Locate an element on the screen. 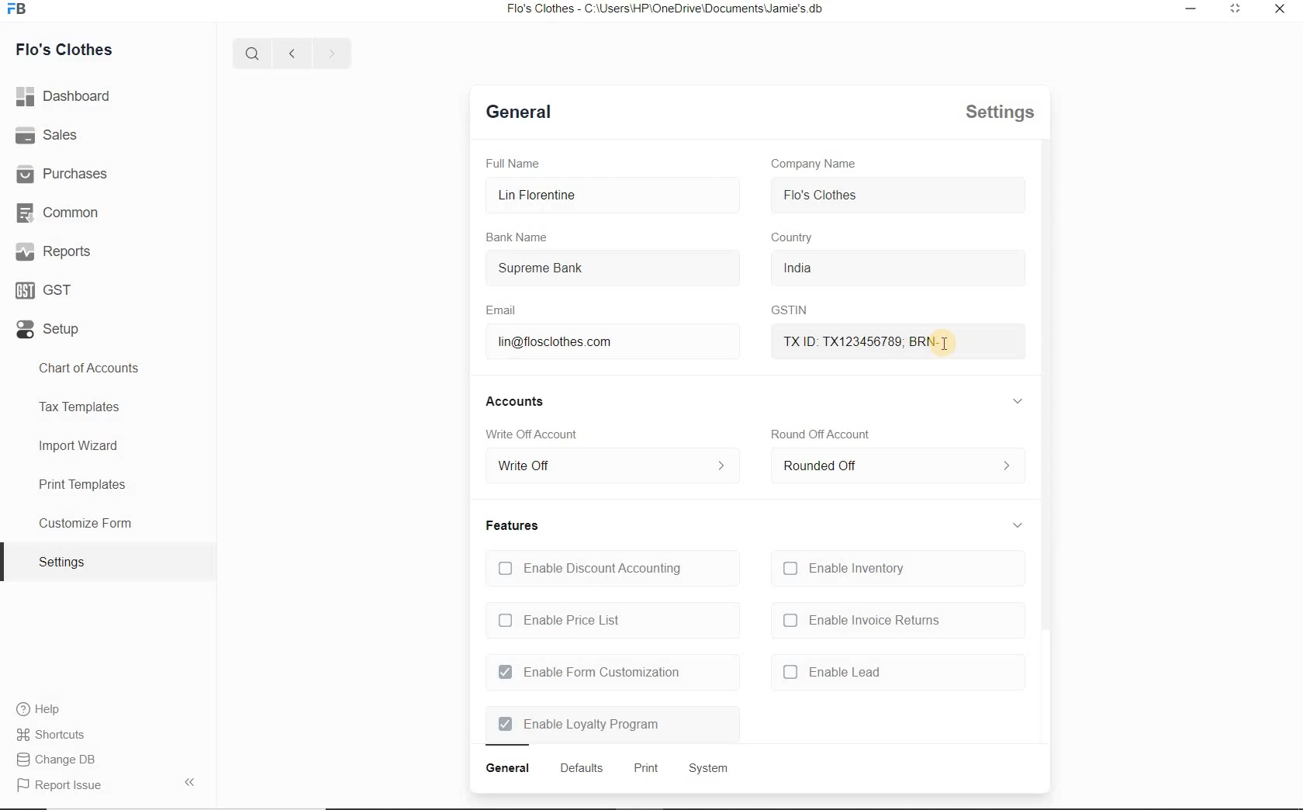 The width and height of the screenshot is (1303, 810). dashboard is located at coordinates (65, 96).